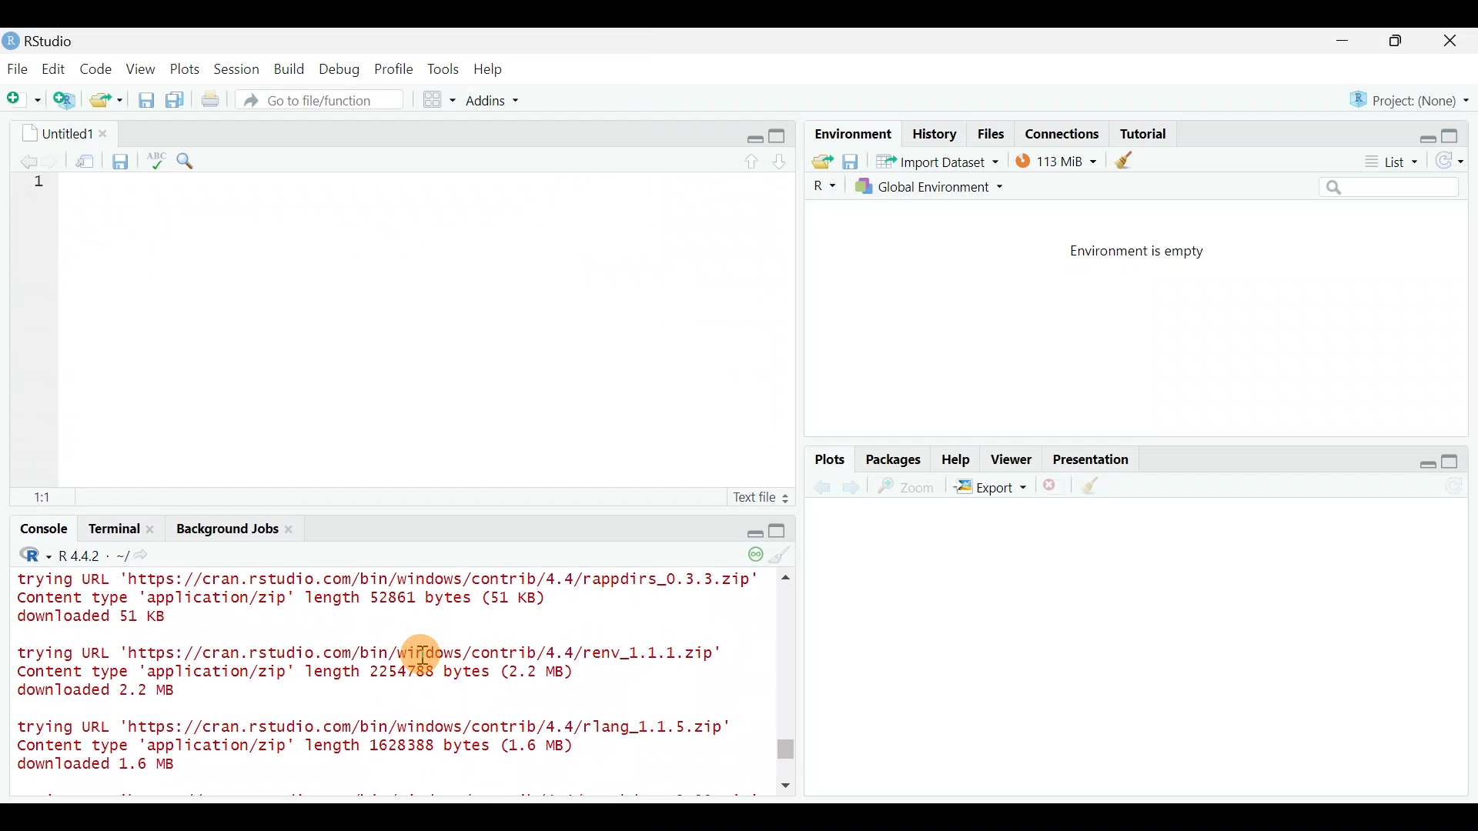 The width and height of the screenshot is (1478, 831). What do you see at coordinates (990, 489) in the screenshot?
I see `Export` at bounding box center [990, 489].